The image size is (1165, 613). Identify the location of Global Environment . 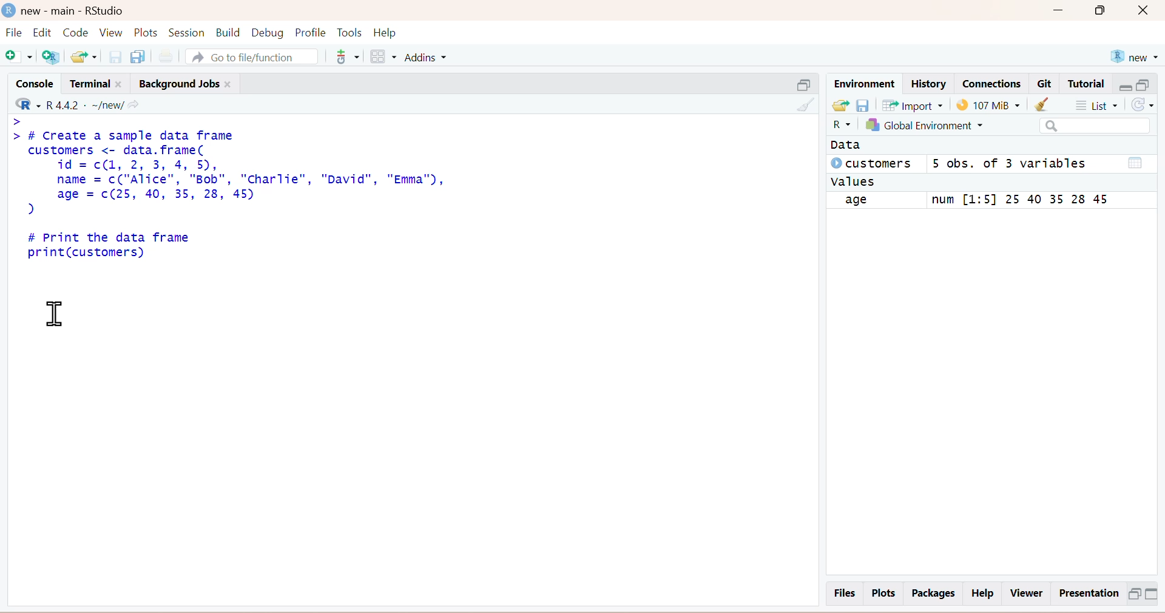
(940, 127).